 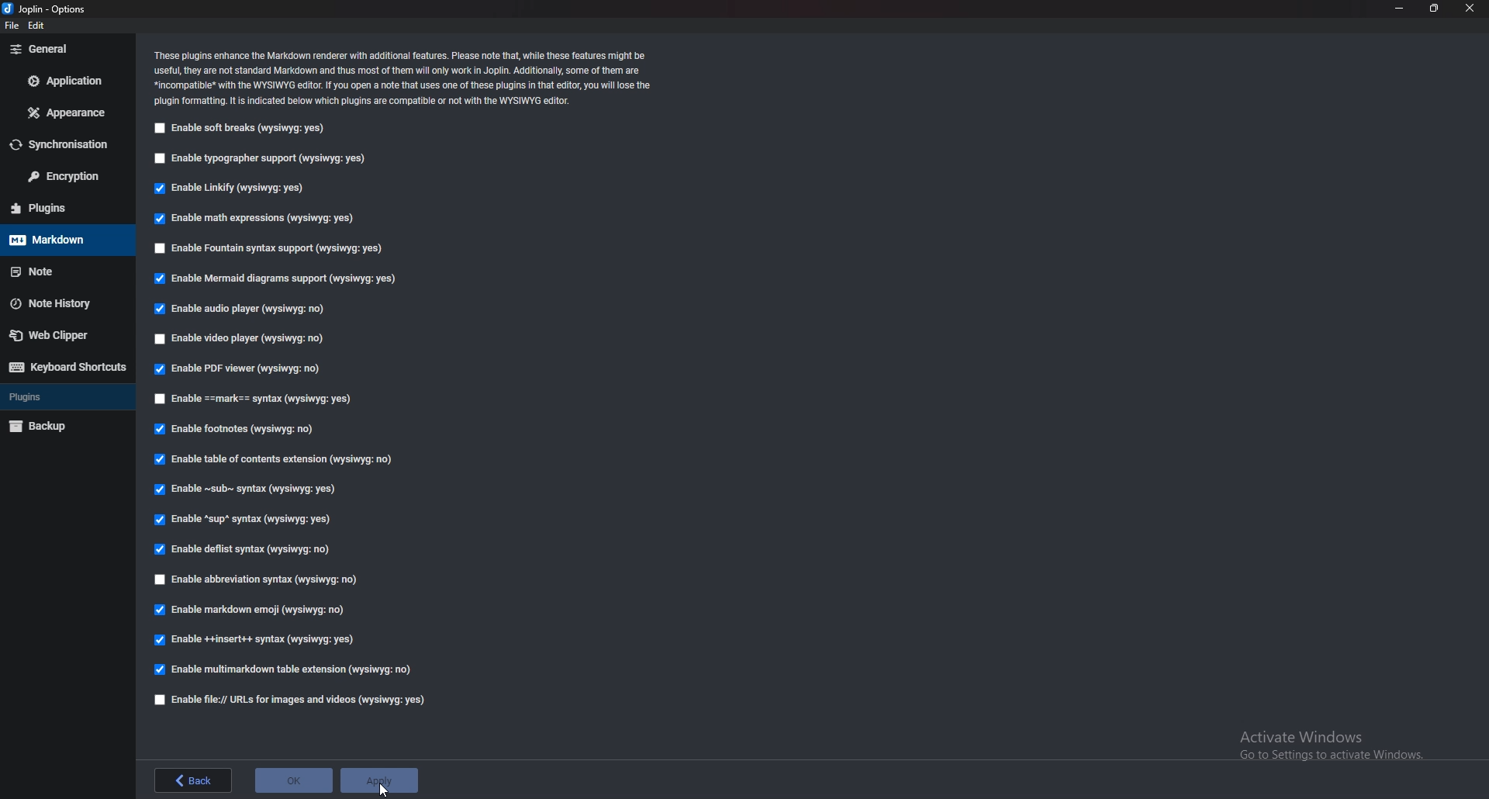 I want to click on Enable linkify (wysiqyg:yes), so click(x=233, y=189).